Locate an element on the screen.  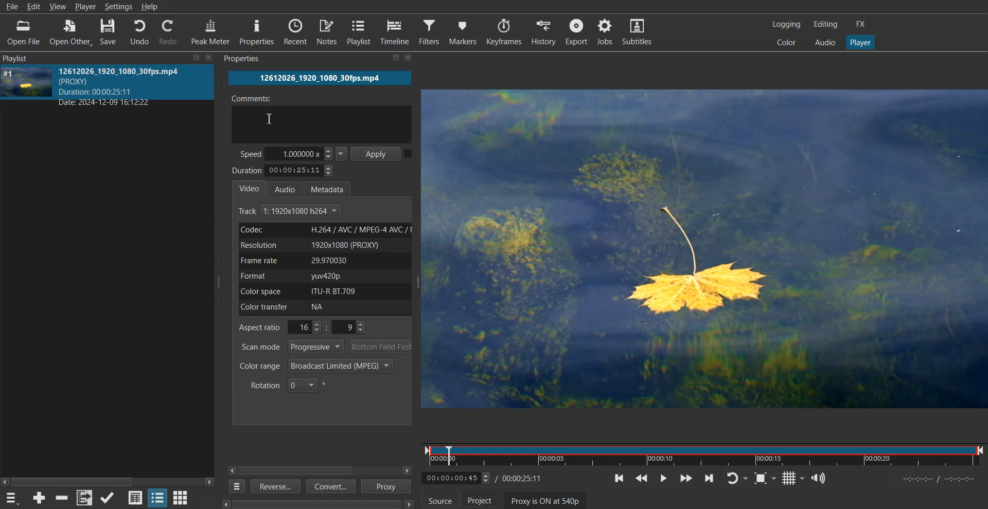
Show the volume control is located at coordinates (819, 478).